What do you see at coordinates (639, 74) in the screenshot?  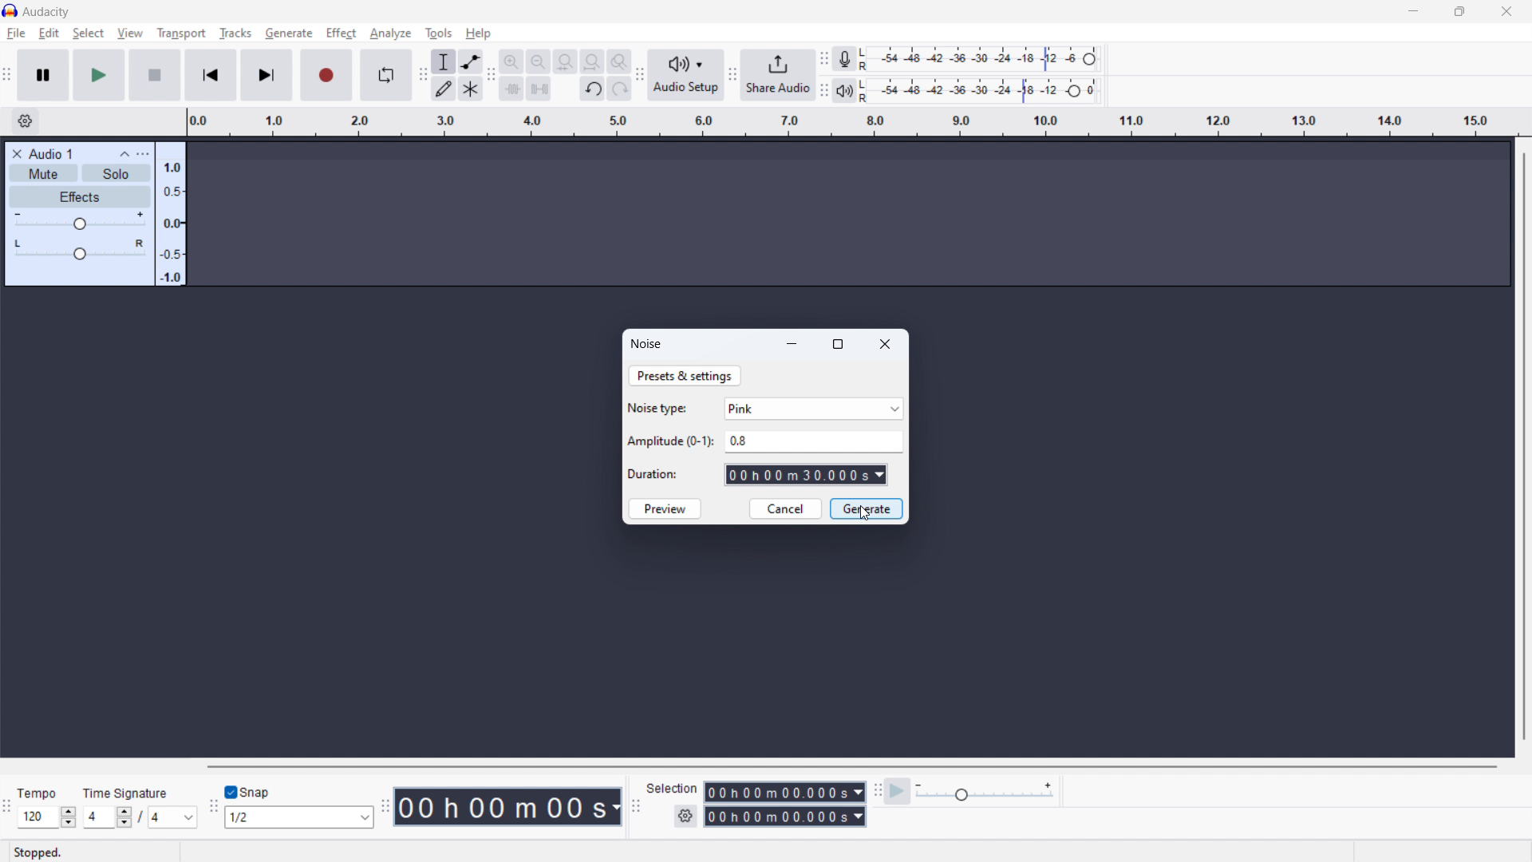 I see `audio setup toolbar` at bounding box center [639, 74].